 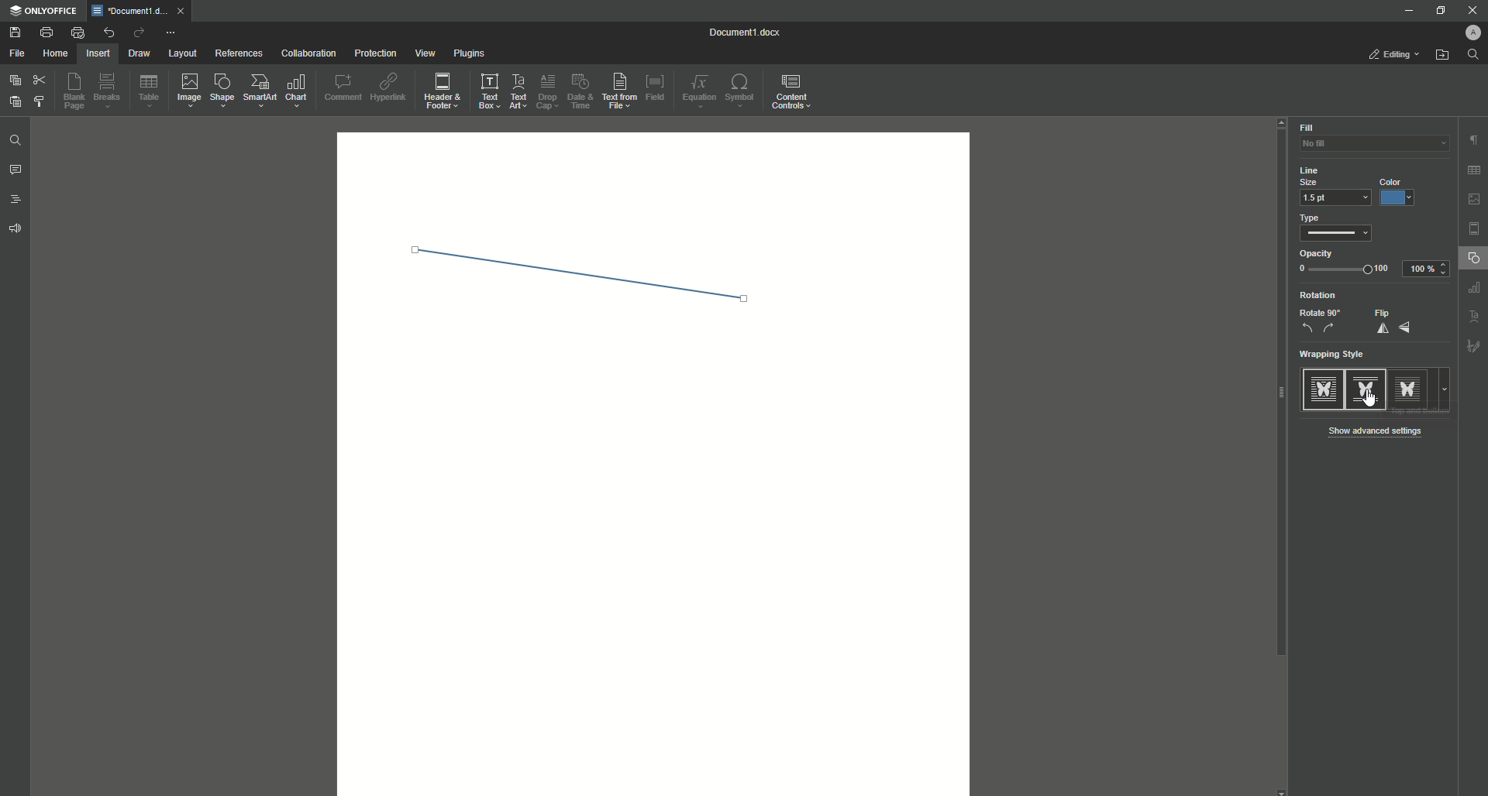 I want to click on Chart, so click(x=298, y=91).